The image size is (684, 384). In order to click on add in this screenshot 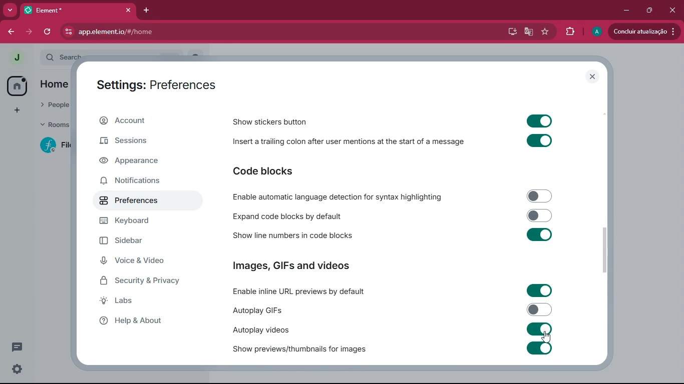, I will do `click(15, 110)`.